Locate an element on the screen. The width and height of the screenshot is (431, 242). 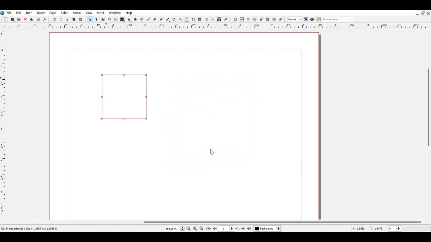
Delete is located at coordinates (31, 19).